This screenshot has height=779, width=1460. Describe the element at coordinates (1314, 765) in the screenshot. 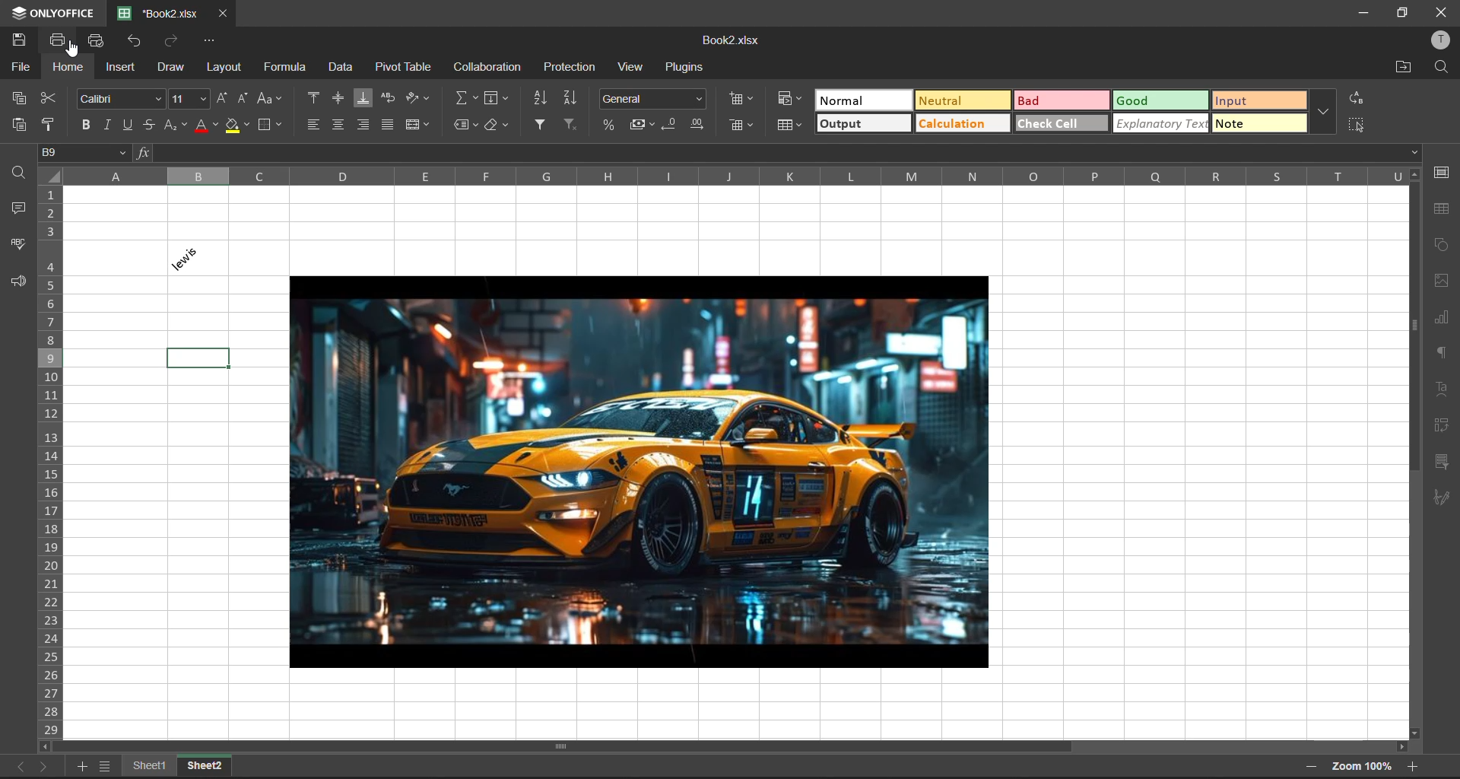

I see `zoom out` at that location.